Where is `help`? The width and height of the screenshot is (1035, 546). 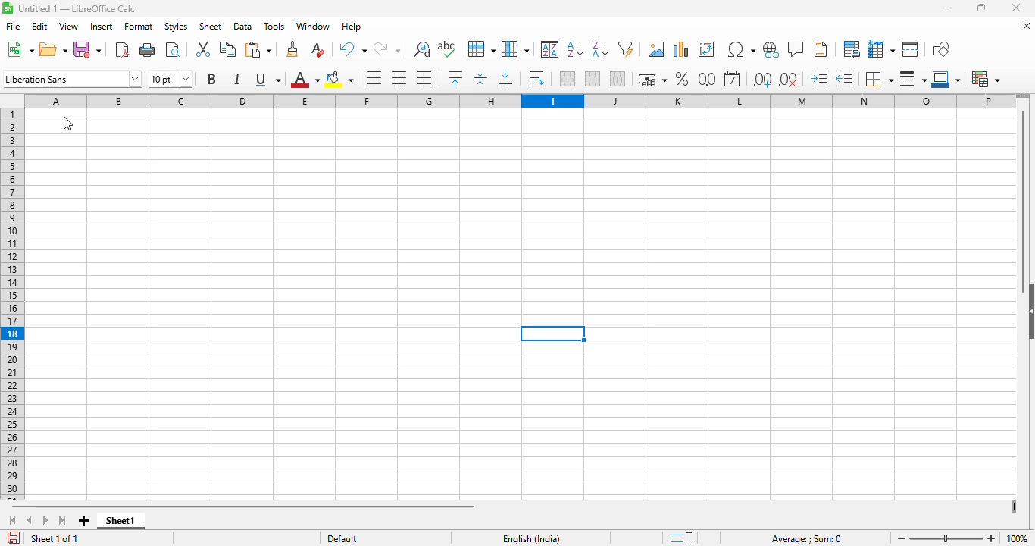
help is located at coordinates (352, 27).